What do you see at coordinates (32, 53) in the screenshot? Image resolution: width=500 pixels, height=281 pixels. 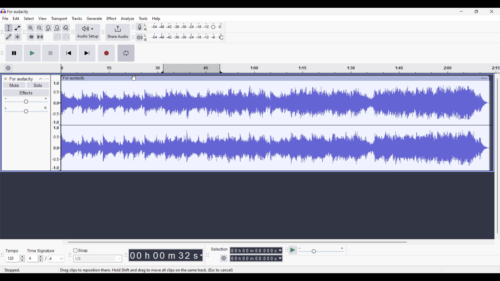 I see `Play/Play once` at bounding box center [32, 53].